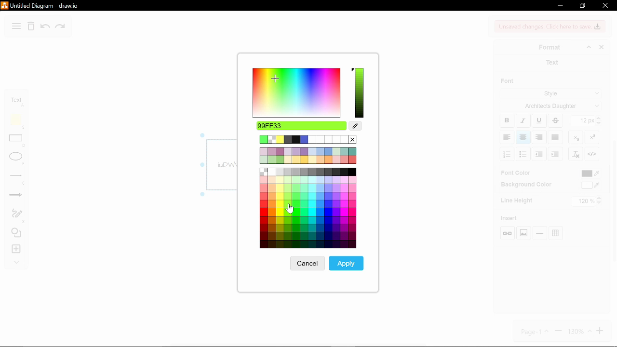 Image resolution: width=617 pixels, height=347 pixels. What do you see at coordinates (14, 99) in the screenshot?
I see `text` at bounding box center [14, 99].